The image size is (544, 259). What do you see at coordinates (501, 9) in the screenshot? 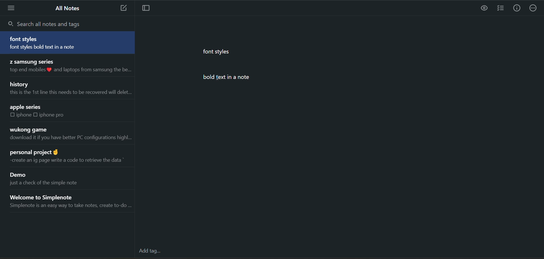
I see `insert checklist` at bounding box center [501, 9].